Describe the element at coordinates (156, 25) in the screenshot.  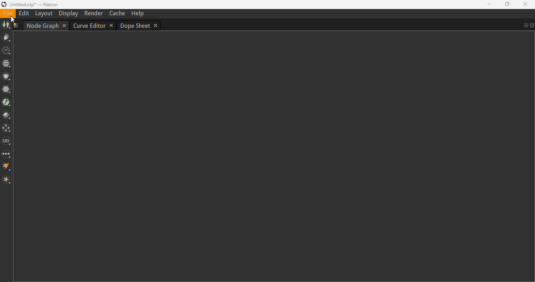
I see `close tab` at that location.